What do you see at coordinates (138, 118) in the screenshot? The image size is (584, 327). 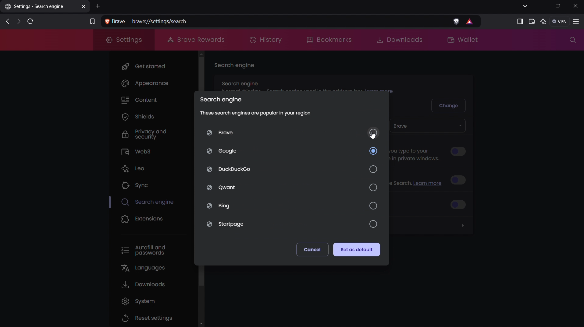 I see `Shields` at bounding box center [138, 118].